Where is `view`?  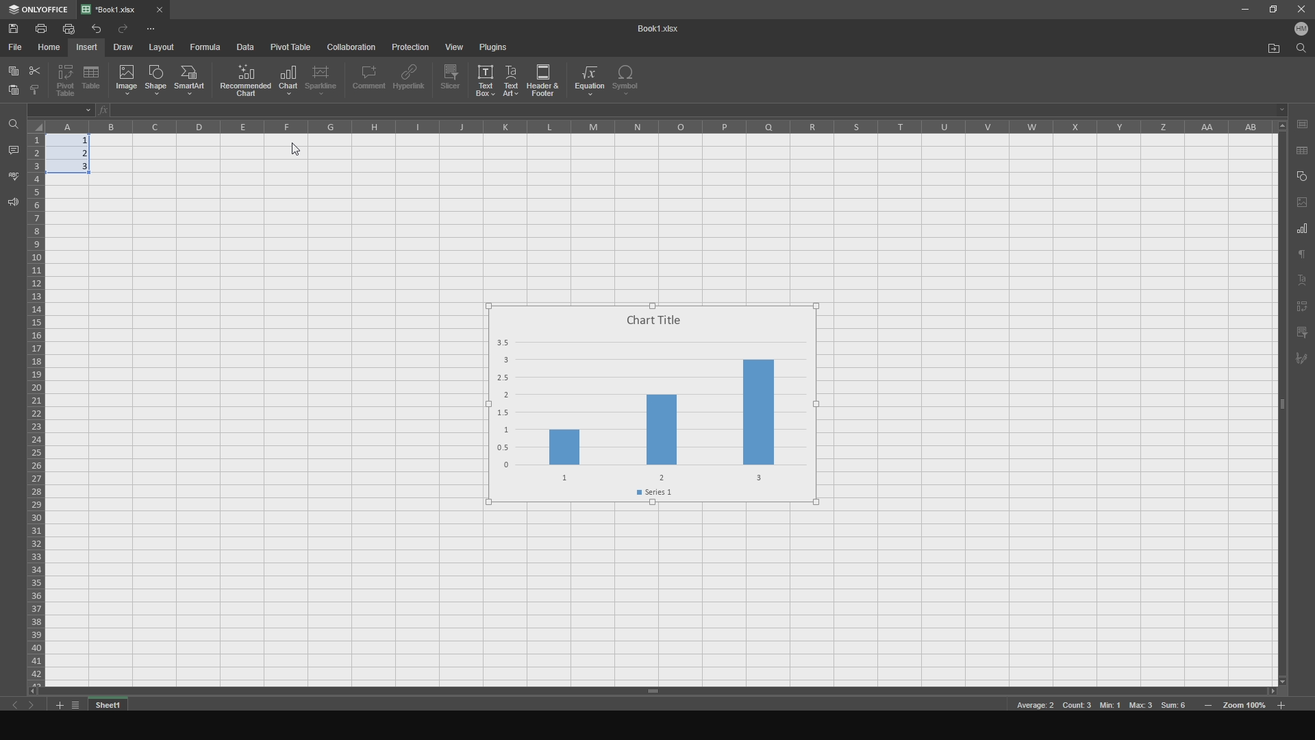 view is located at coordinates (455, 45).